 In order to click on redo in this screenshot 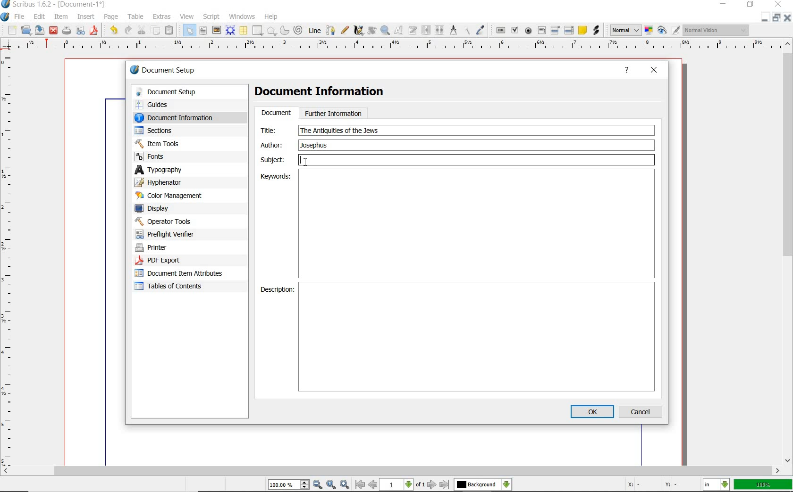, I will do `click(129, 31)`.